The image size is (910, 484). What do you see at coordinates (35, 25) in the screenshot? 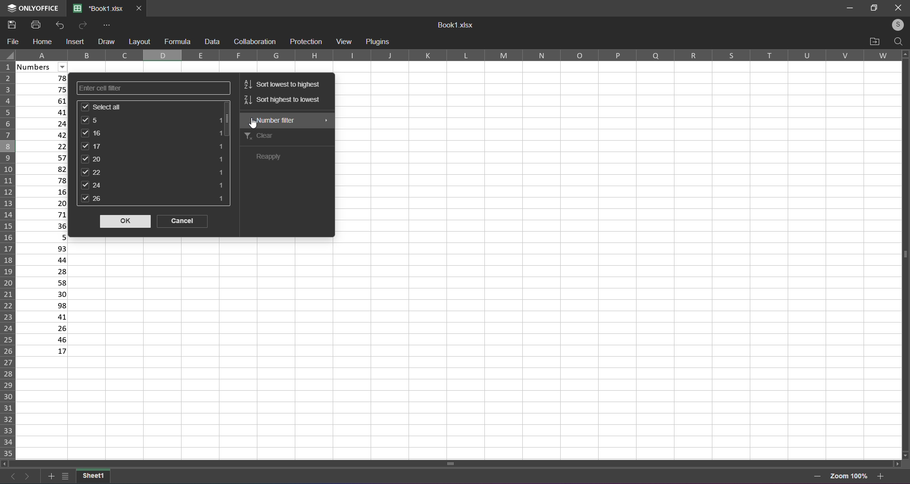
I see `print` at bounding box center [35, 25].